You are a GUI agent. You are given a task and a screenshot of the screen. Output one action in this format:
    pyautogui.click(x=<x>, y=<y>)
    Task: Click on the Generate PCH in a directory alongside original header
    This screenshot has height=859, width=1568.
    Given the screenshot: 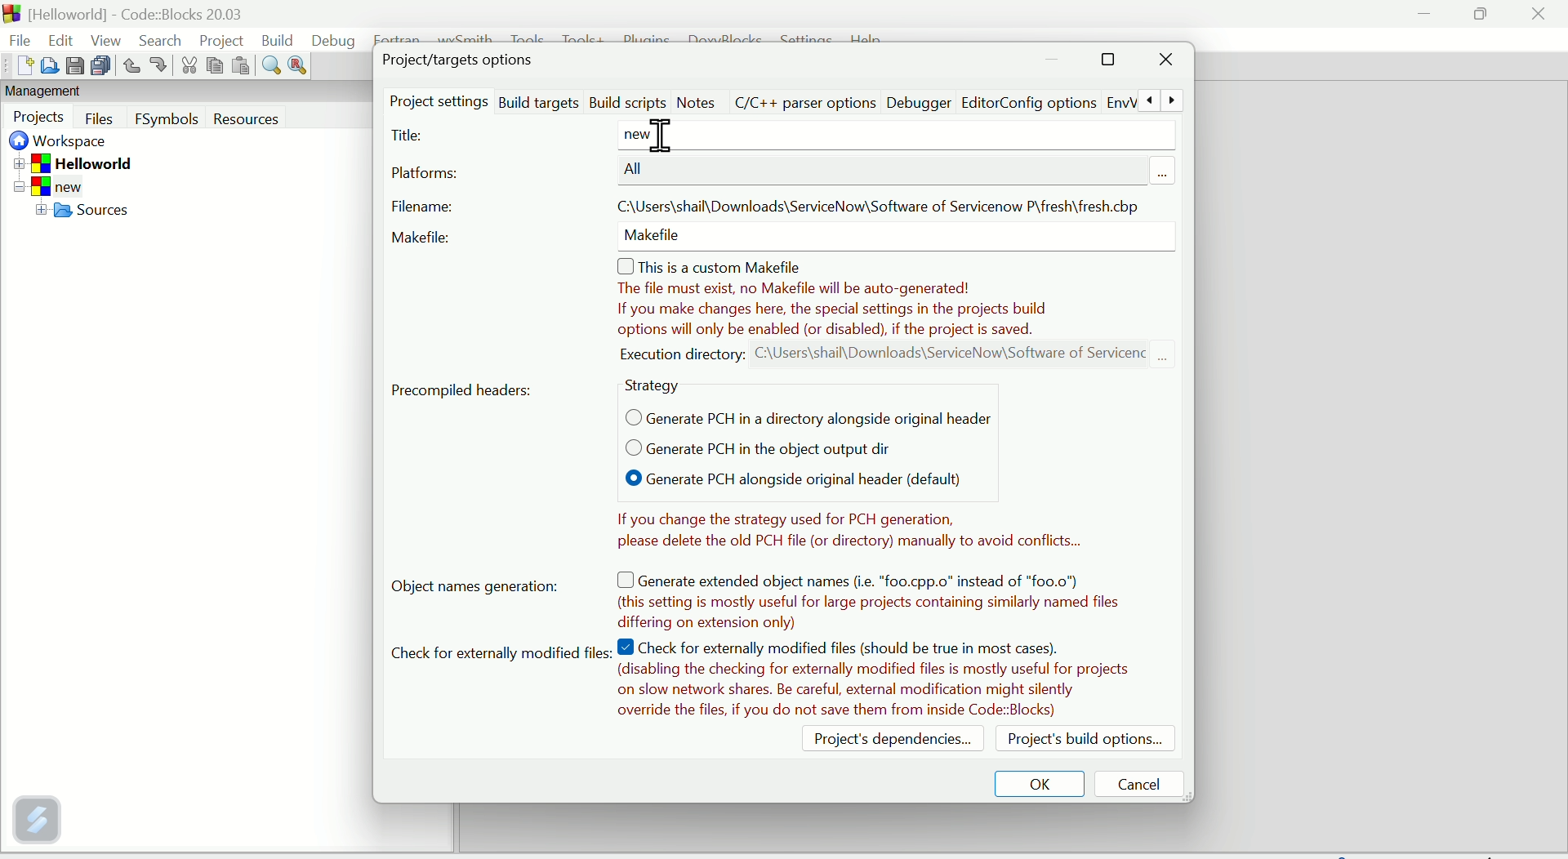 What is the action you would take?
    pyautogui.click(x=802, y=416)
    